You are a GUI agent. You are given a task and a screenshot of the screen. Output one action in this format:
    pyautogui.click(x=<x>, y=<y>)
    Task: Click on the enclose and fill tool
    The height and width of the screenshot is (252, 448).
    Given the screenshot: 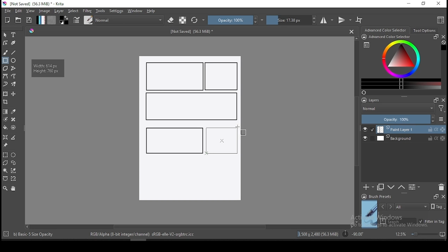 What is the action you would take?
    pyautogui.click(x=13, y=127)
    